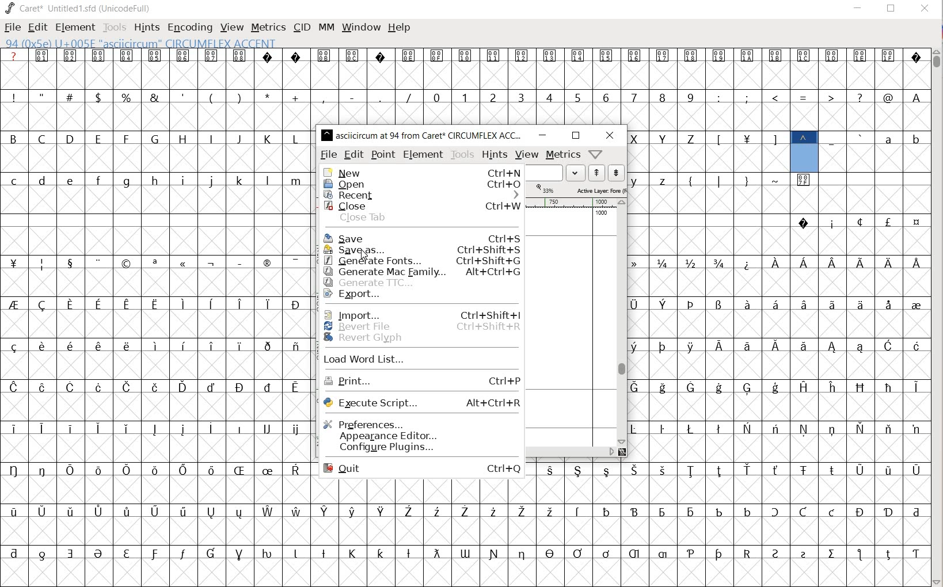 The image size is (943, 587). What do you see at coordinates (597, 174) in the screenshot?
I see `show the next word on the list` at bounding box center [597, 174].